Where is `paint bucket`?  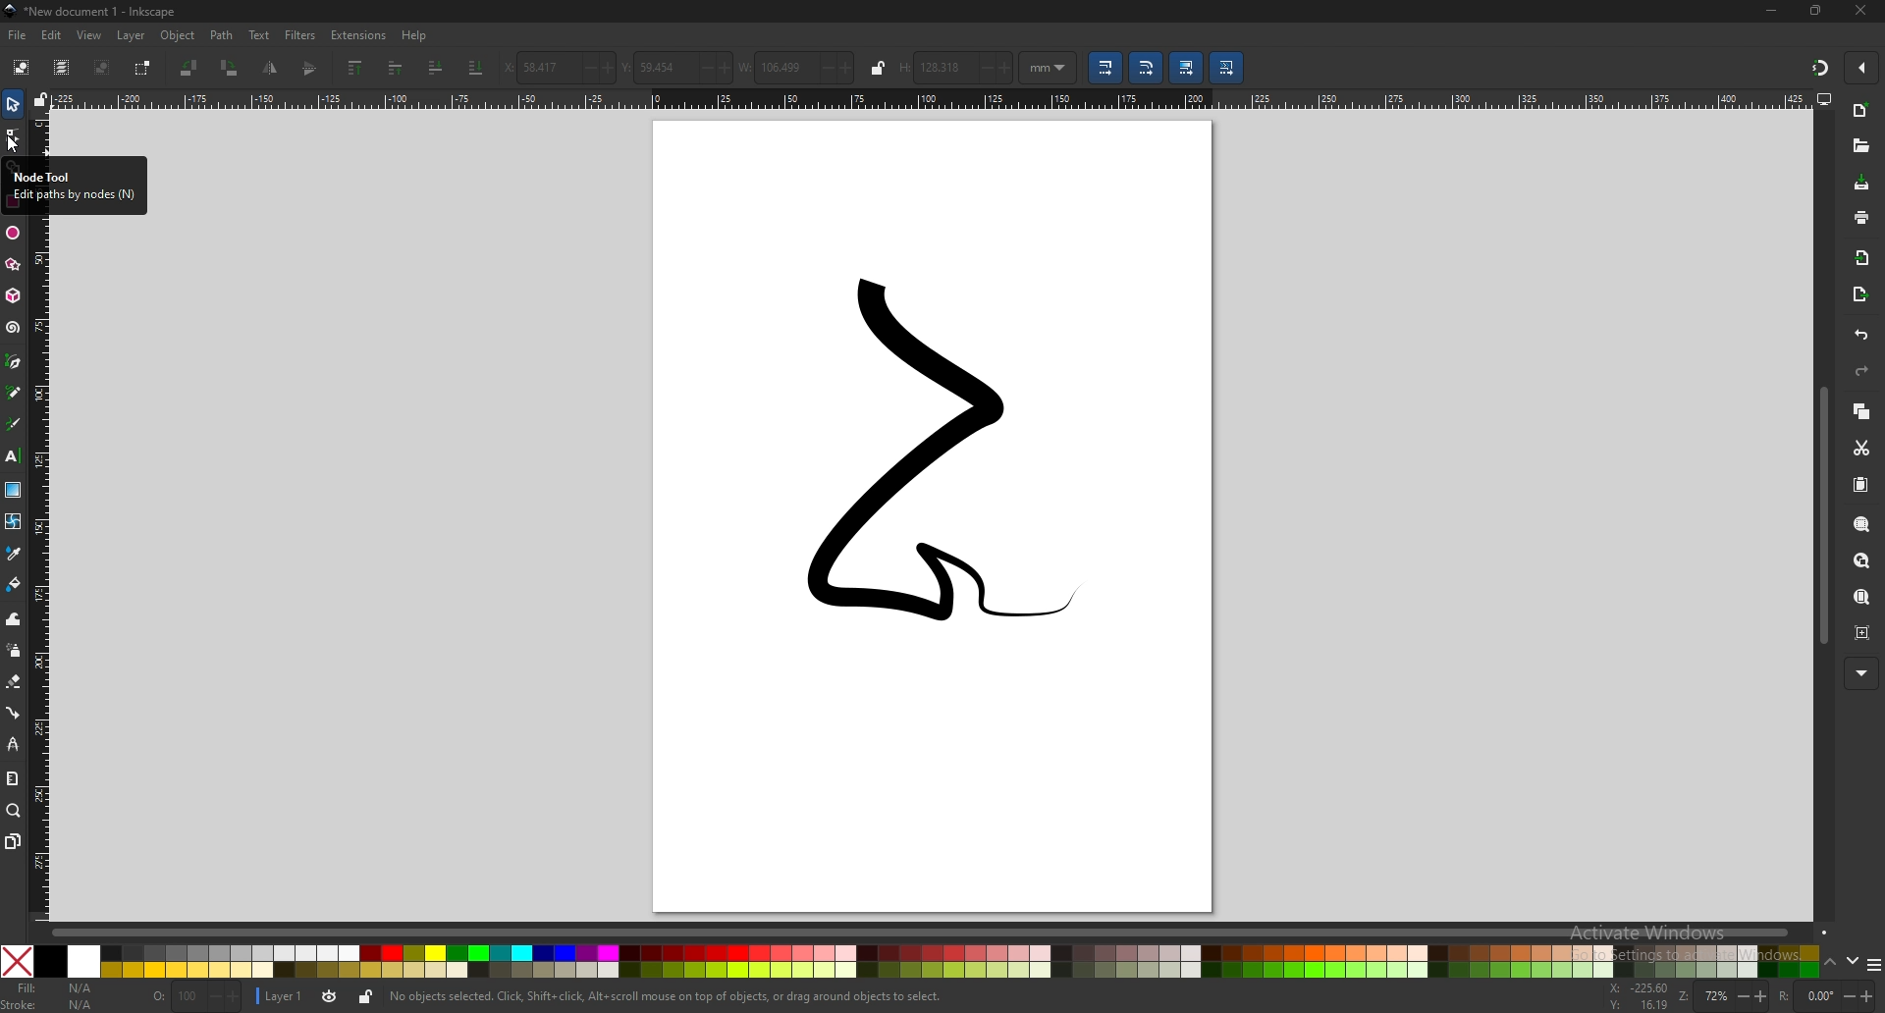 paint bucket is located at coordinates (13, 585).